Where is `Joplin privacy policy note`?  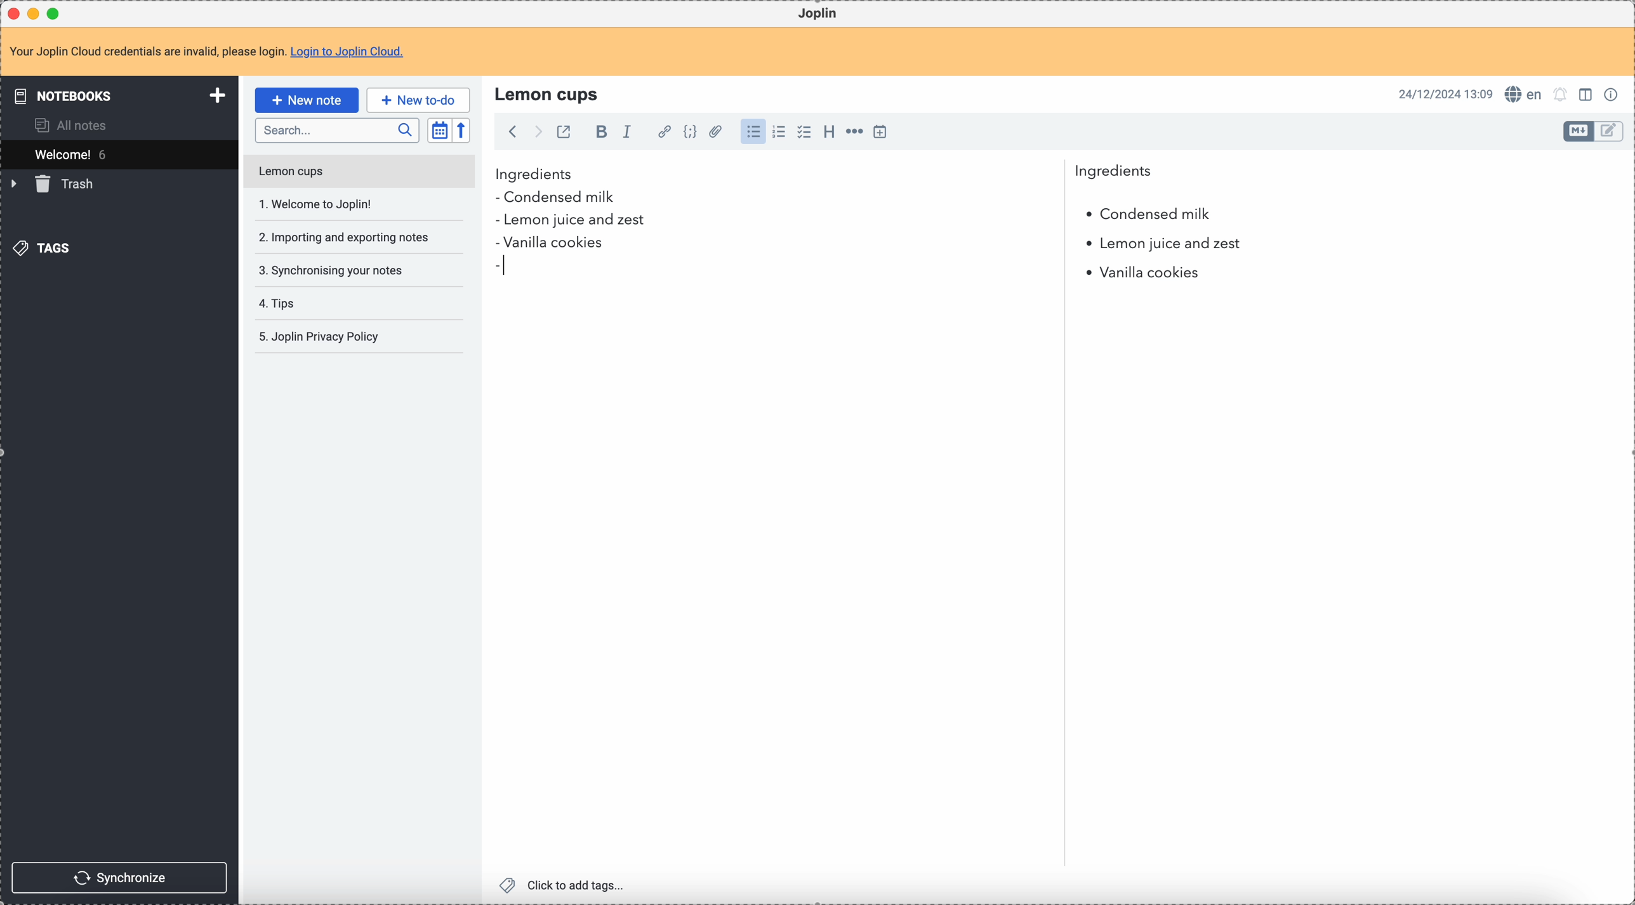 Joplin privacy policy note is located at coordinates (322, 337).